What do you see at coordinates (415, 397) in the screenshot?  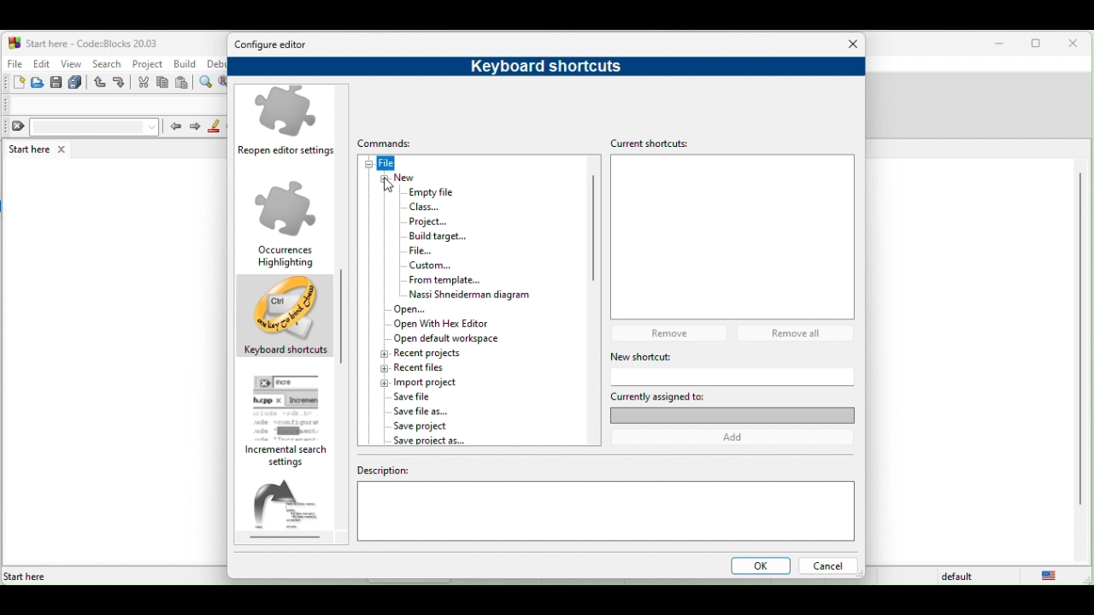 I see `save file` at bounding box center [415, 397].